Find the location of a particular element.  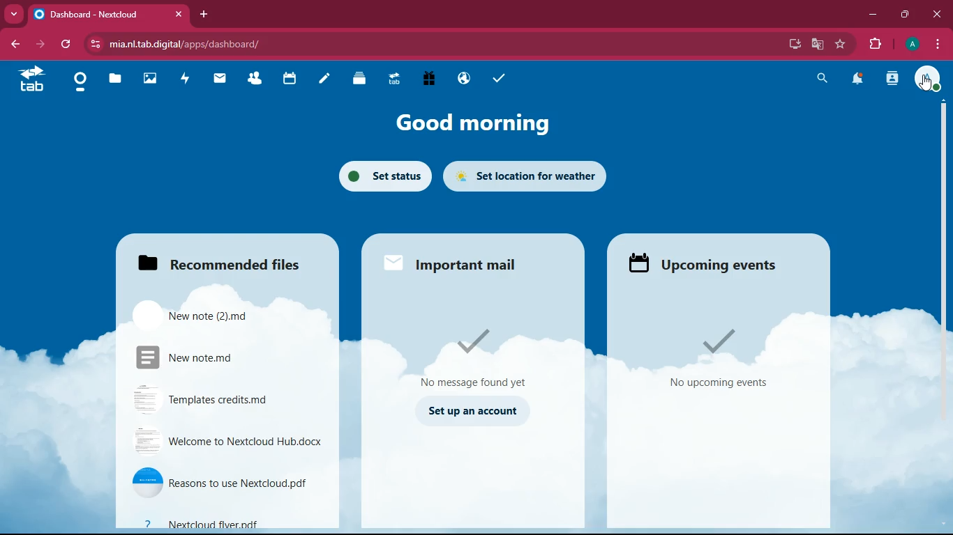

activity is located at coordinates (892, 79).